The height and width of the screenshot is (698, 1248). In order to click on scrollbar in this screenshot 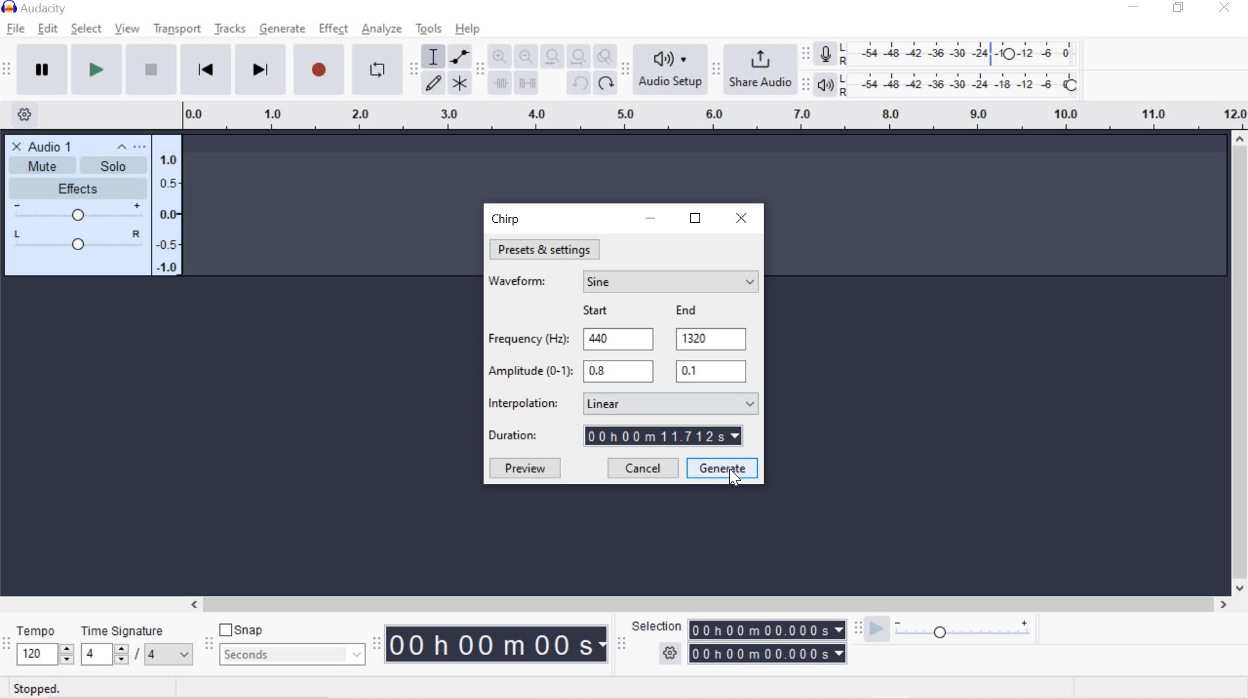, I will do `click(1237, 363)`.